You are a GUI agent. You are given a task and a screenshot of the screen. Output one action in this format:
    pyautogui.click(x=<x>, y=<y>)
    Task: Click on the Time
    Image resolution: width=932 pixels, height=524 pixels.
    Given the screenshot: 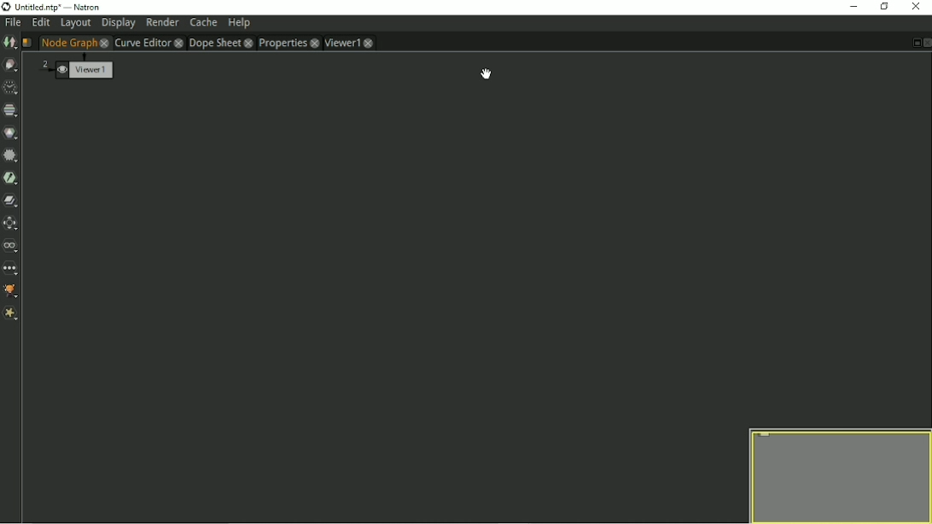 What is the action you would take?
    pyautogui.click(x=10, y=88)
    